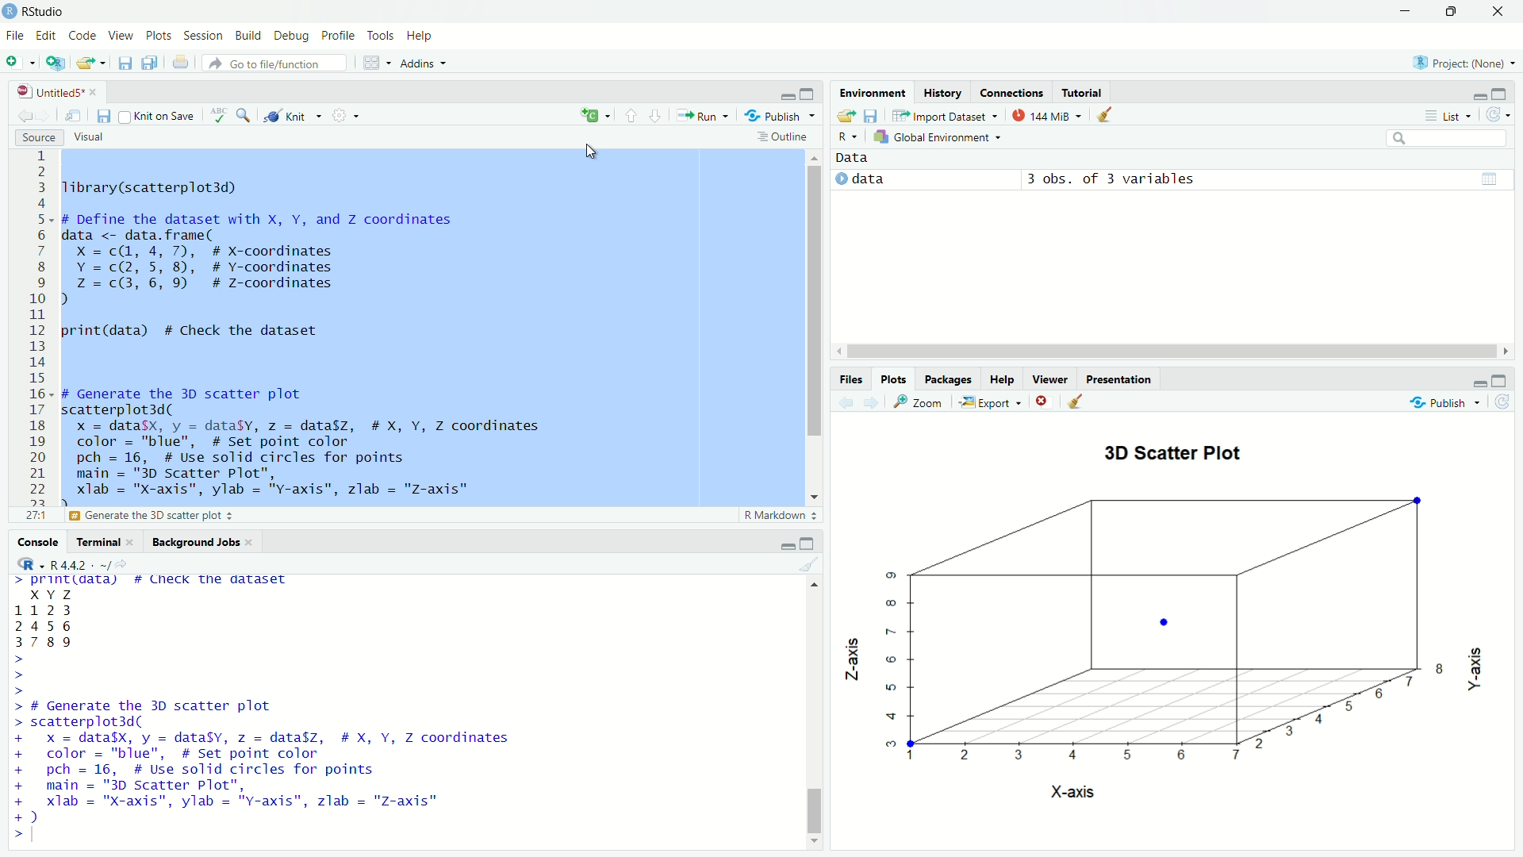 The height and width of the screenshot is (857, 1523). I want to click on knit, so click(291, 113).